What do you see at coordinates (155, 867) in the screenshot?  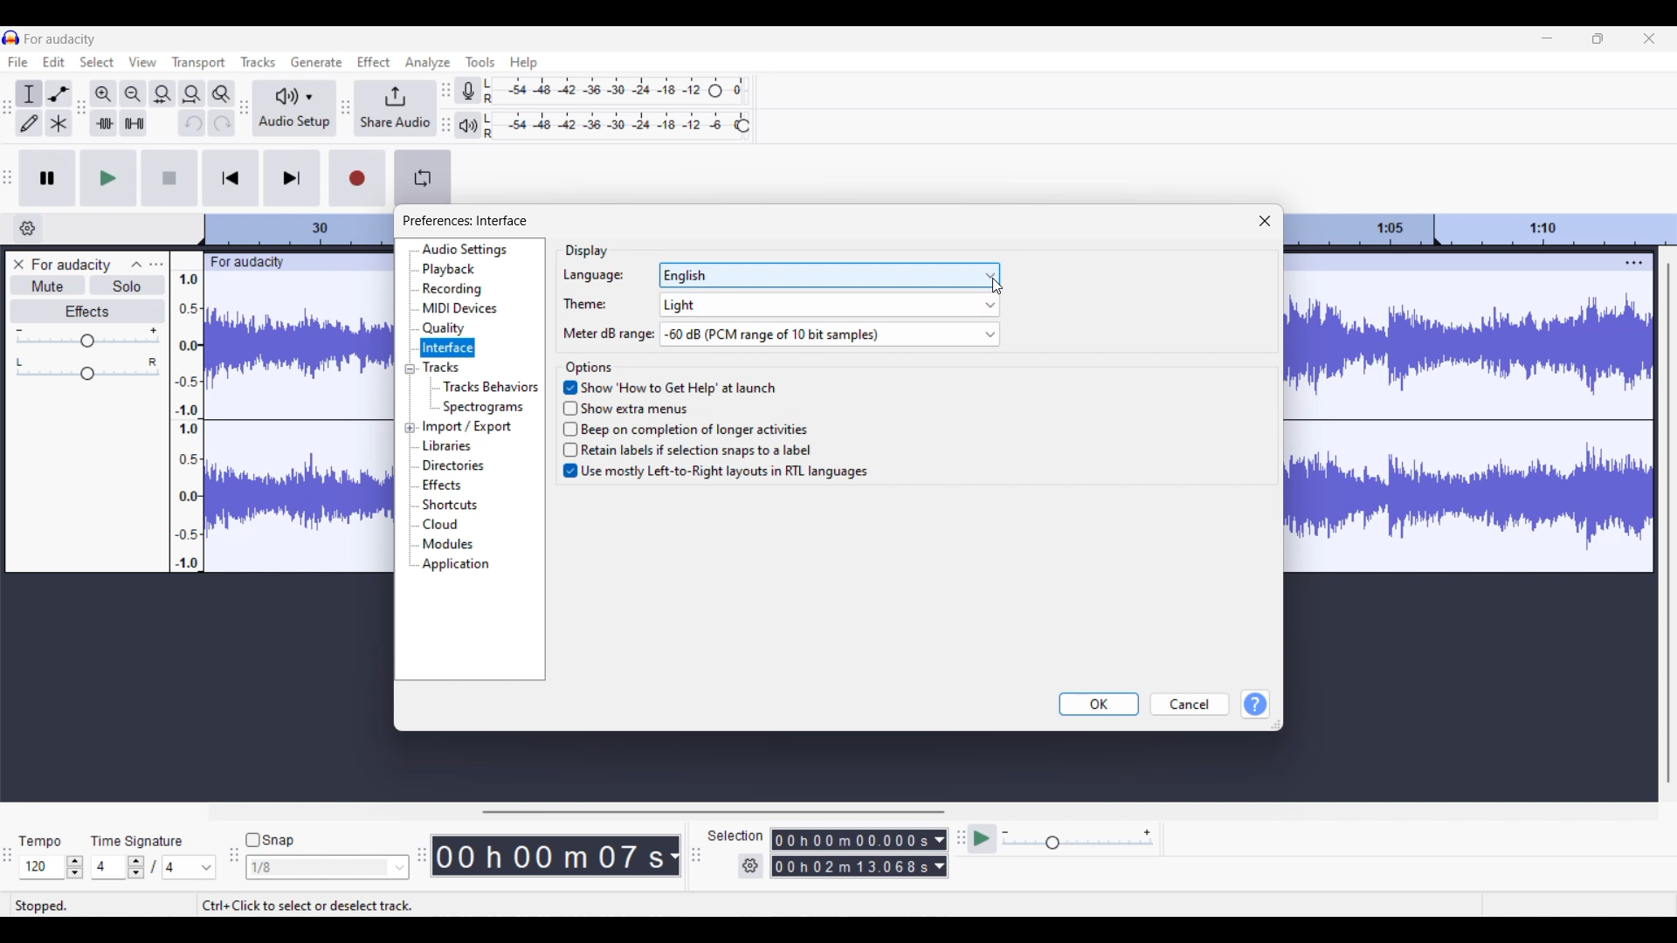 I see `Time signature settings` at bounding box center [155, 867].